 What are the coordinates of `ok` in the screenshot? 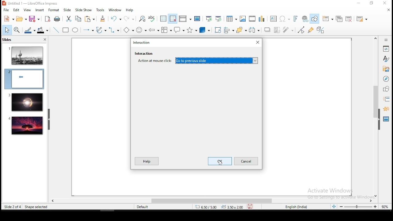 It's located at (220, 161).